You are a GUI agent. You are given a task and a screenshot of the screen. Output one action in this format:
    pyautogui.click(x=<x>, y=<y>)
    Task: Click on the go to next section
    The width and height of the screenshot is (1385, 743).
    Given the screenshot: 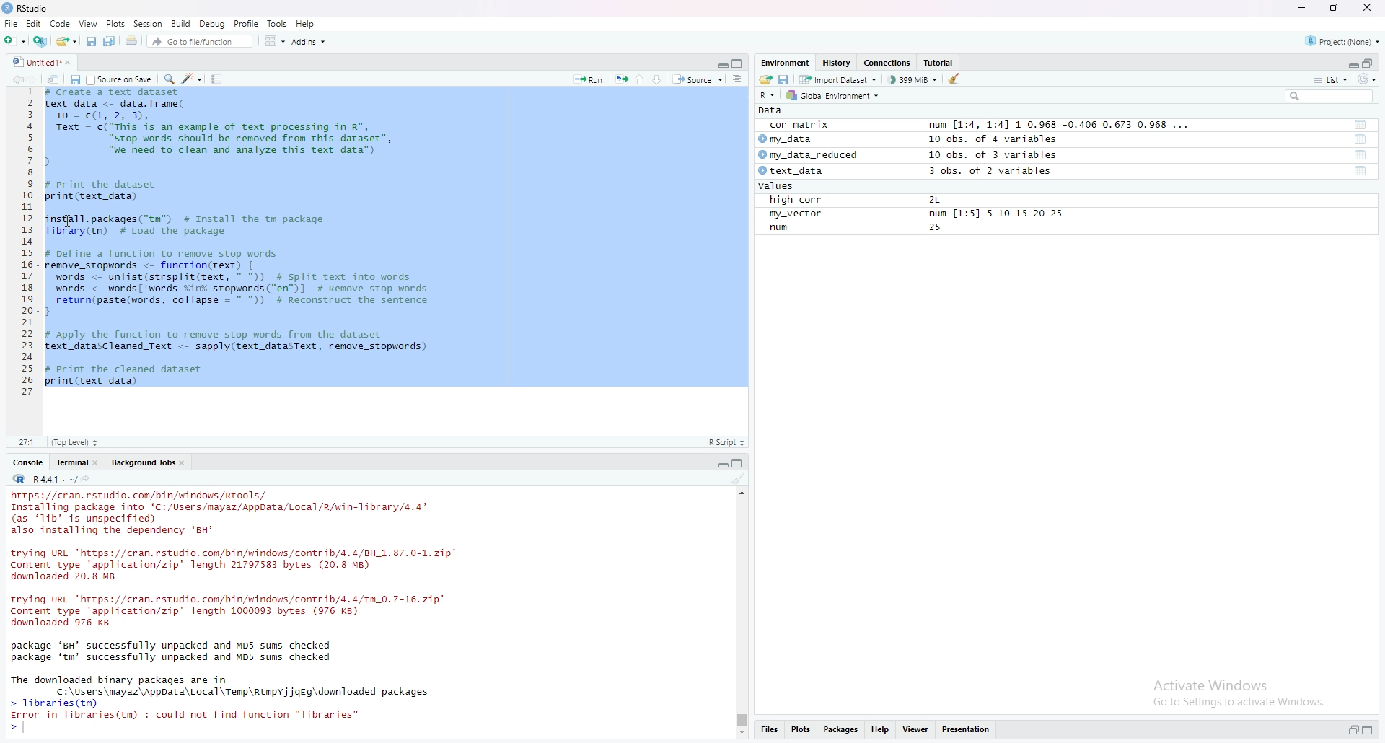 What is the action you would take?
    pyautogui.click(x=660, y=78)
    